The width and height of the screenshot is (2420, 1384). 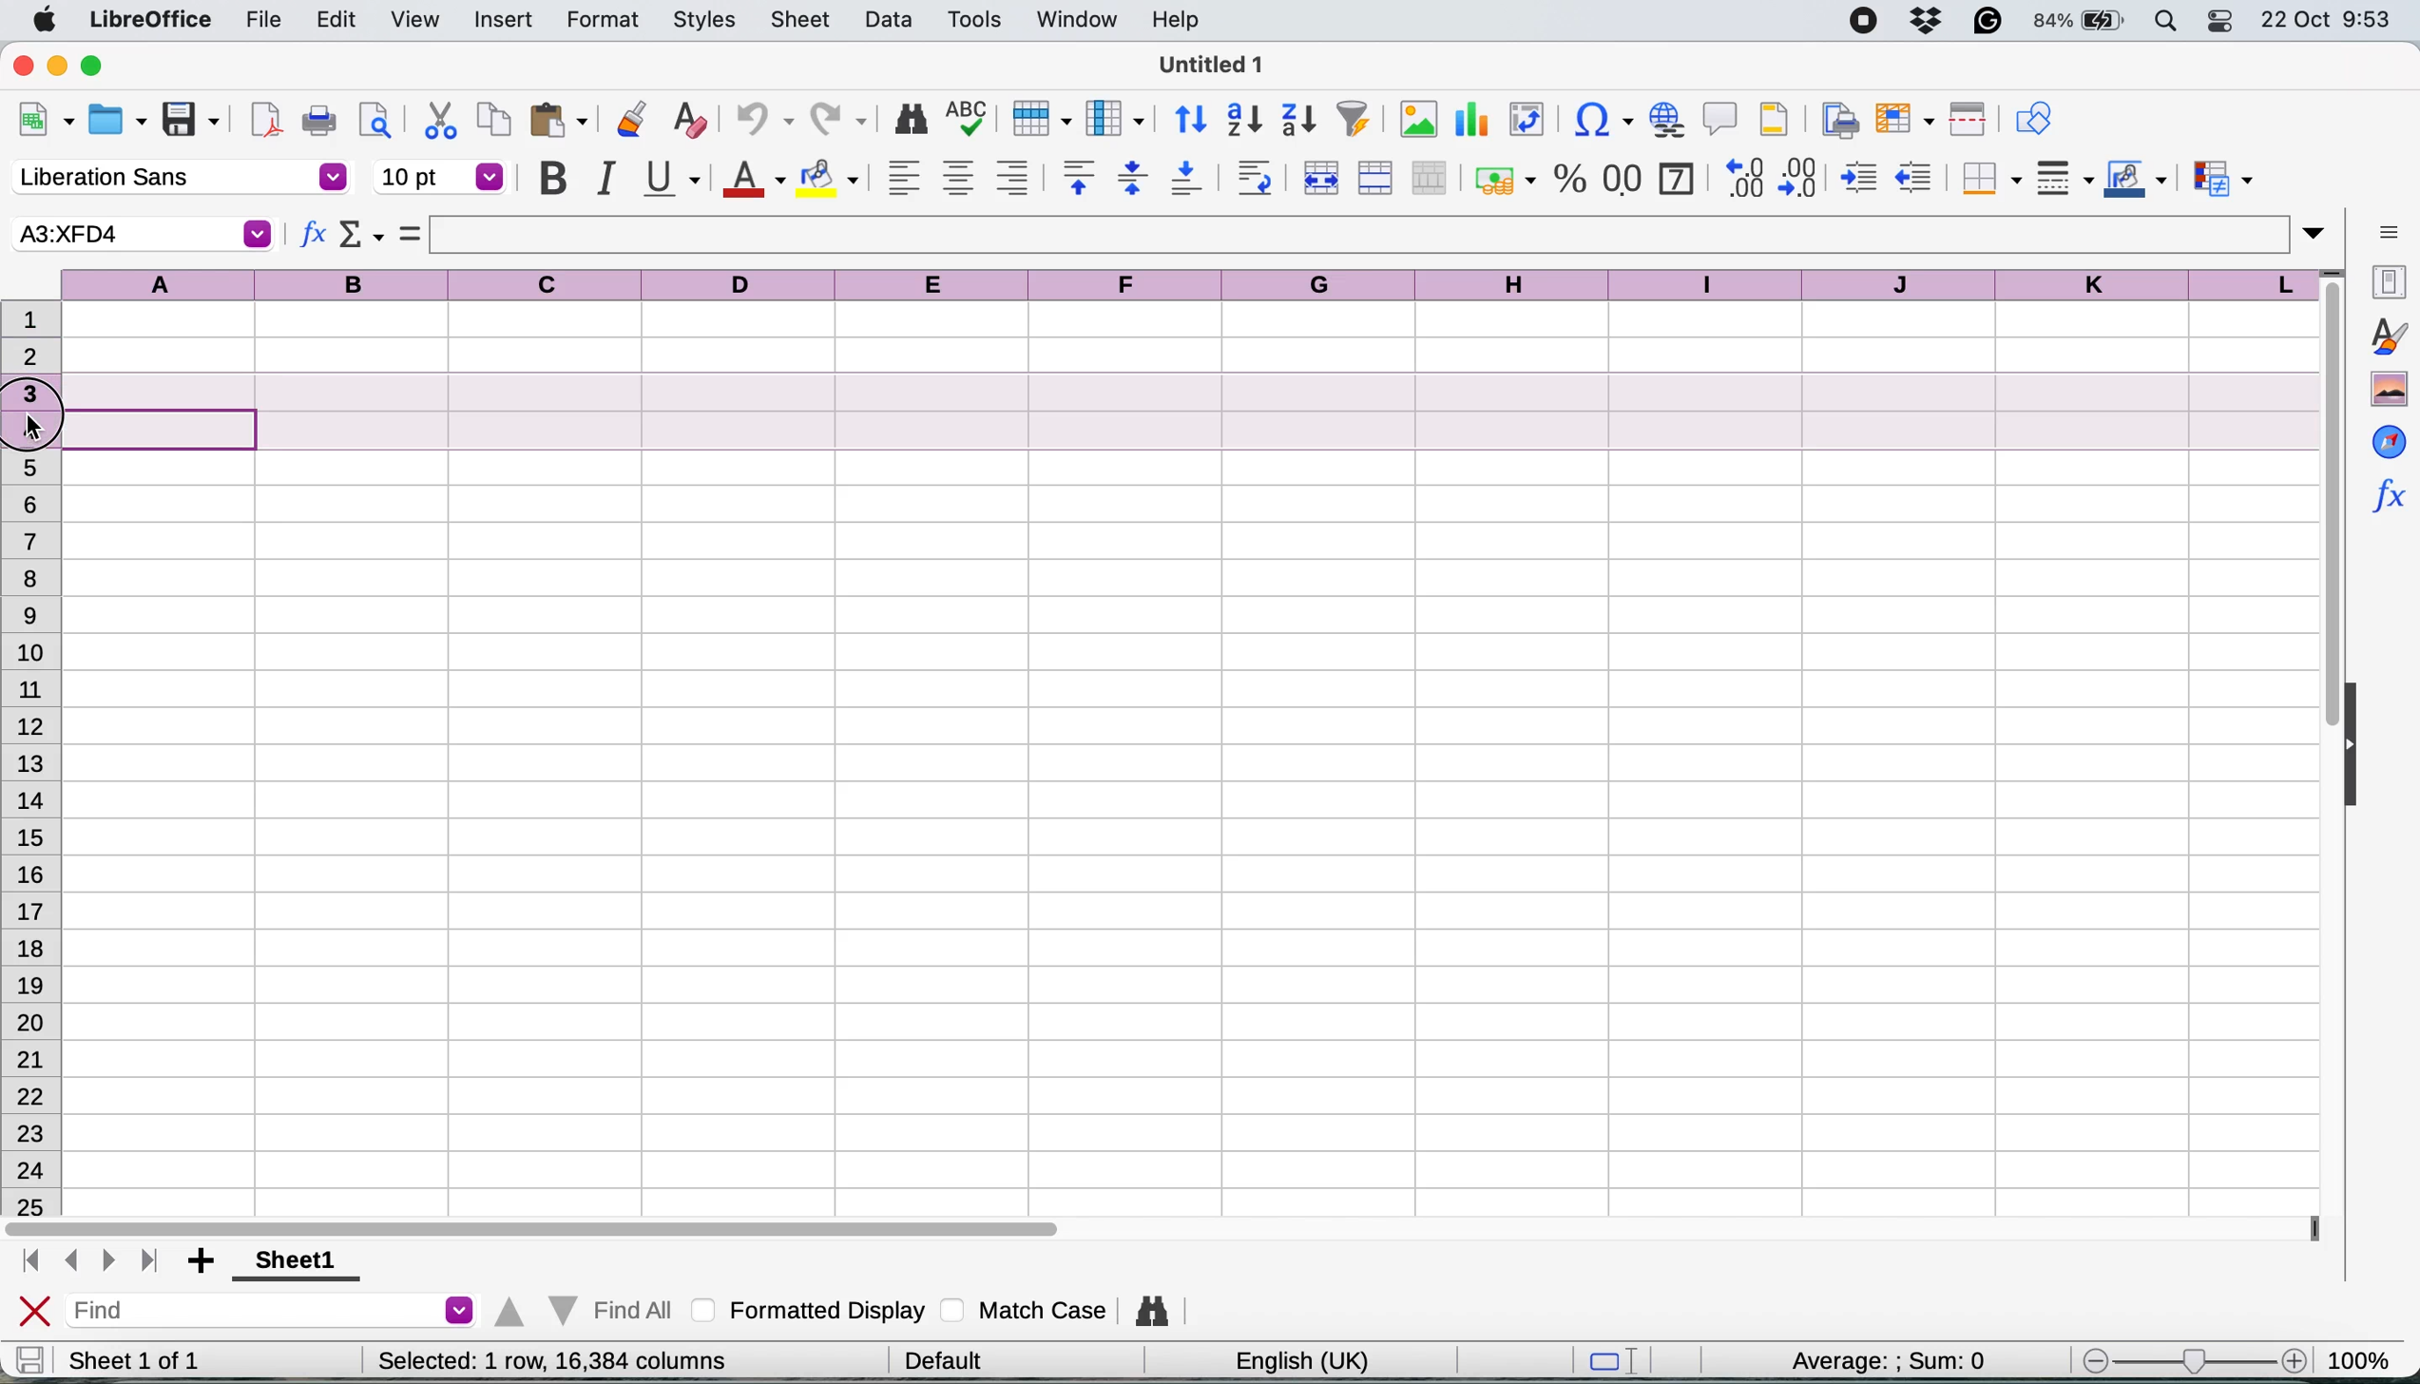 I want to click on spotlight search, so click(x=2168, y=22).